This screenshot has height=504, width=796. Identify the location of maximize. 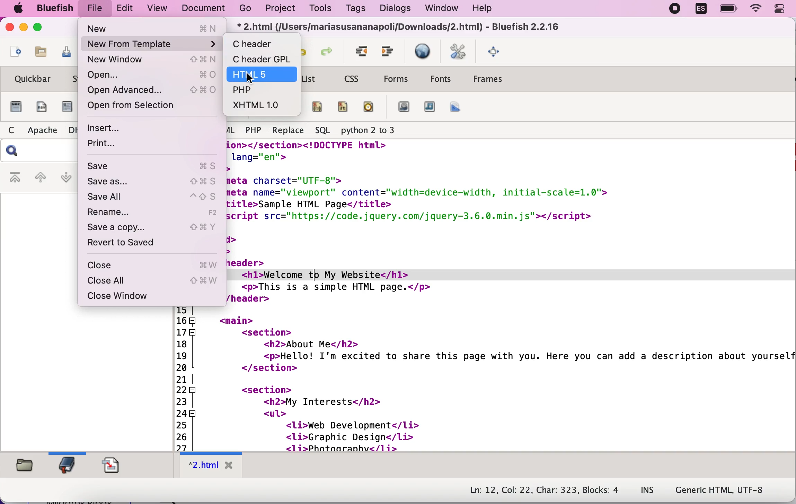
(41, 28).